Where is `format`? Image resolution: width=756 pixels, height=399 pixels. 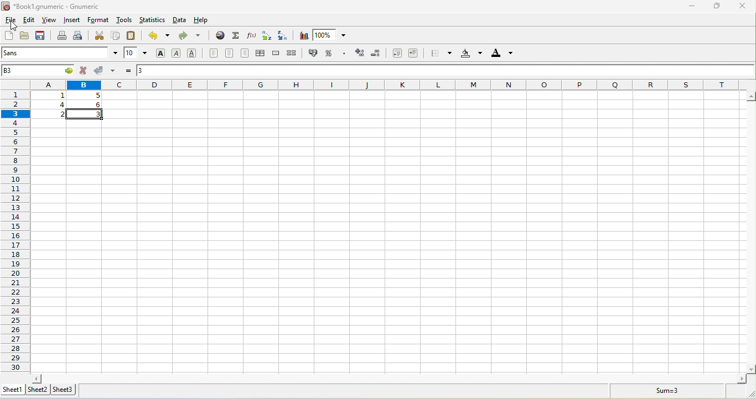
format is located at coordinates (100, 21).